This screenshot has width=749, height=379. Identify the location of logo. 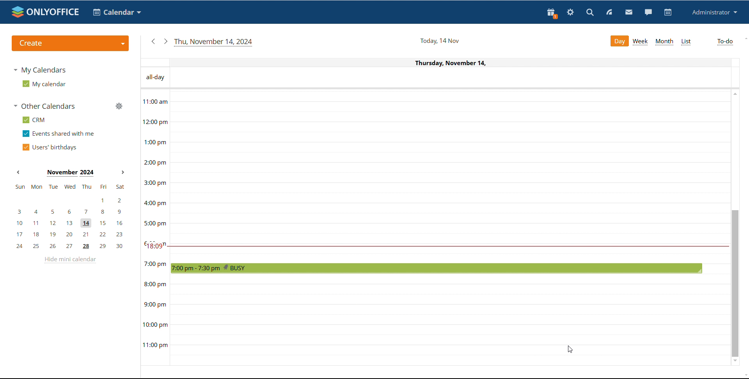
(46, 12).